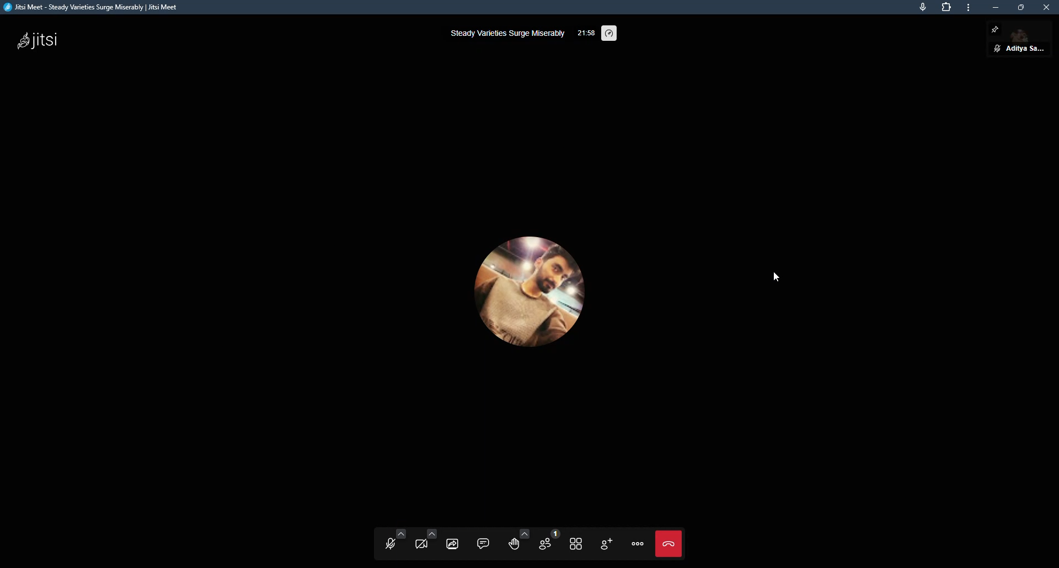 This screenshot has height=568, width=1059. I want to click on performance setting, so click(609, 33).